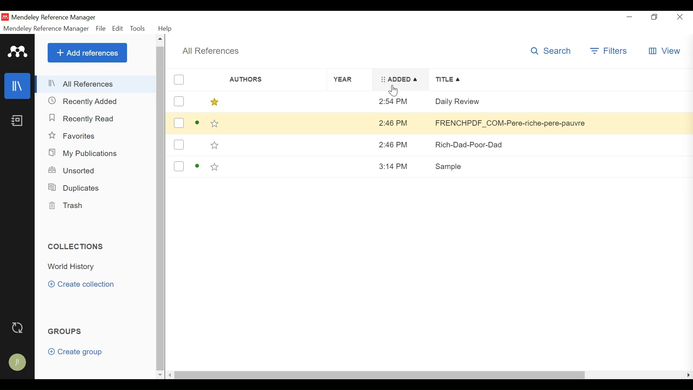 This screenshot has width=693, height=390. What do you see at coordinates (18, 121) in the screenshot?
I see `Notes` at bounding box center [18, 121].